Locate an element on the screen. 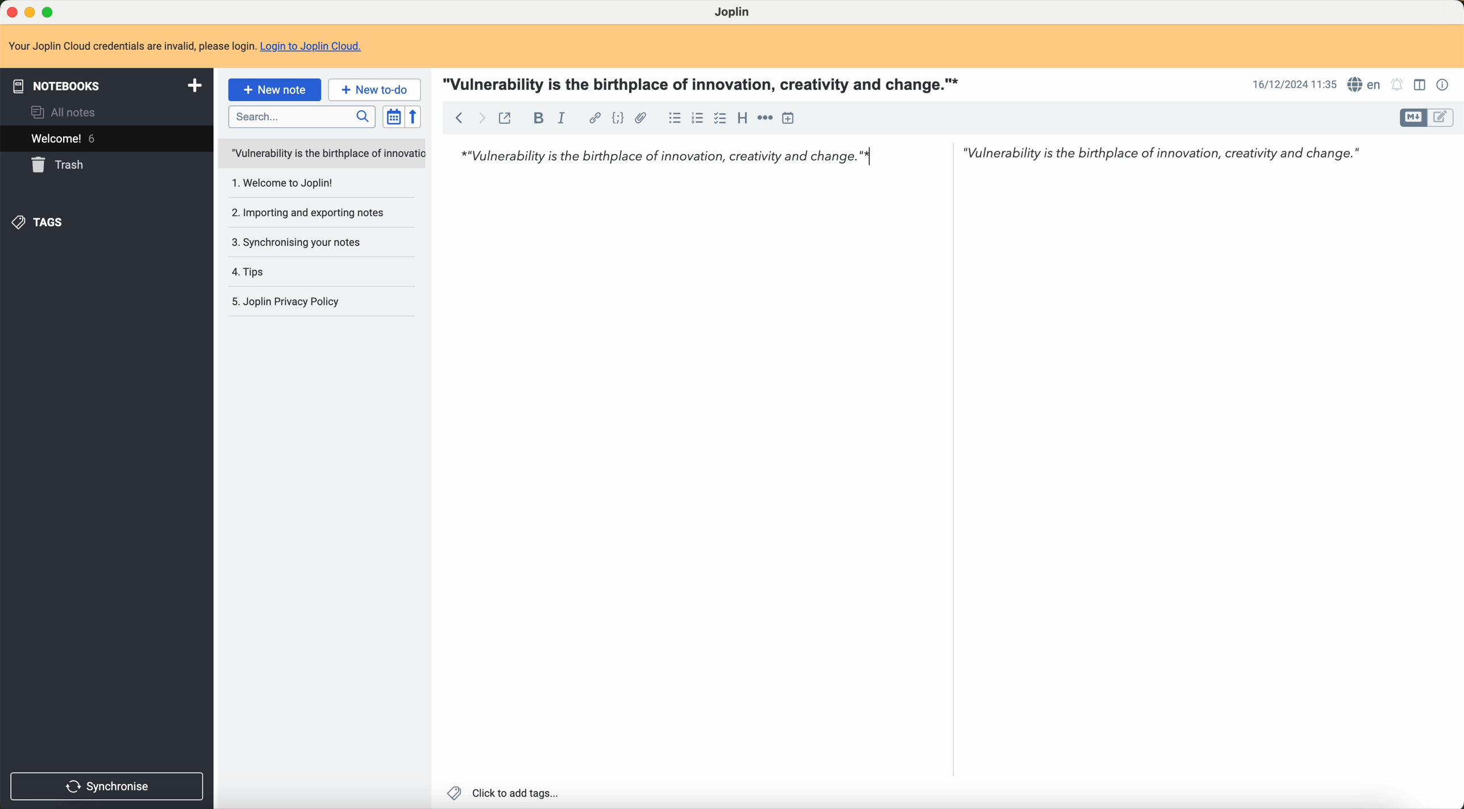 Image resolution: width=1464 pixels, height=809 pixels. 3. Synchronising your notes is located at coordinates (301, 243).